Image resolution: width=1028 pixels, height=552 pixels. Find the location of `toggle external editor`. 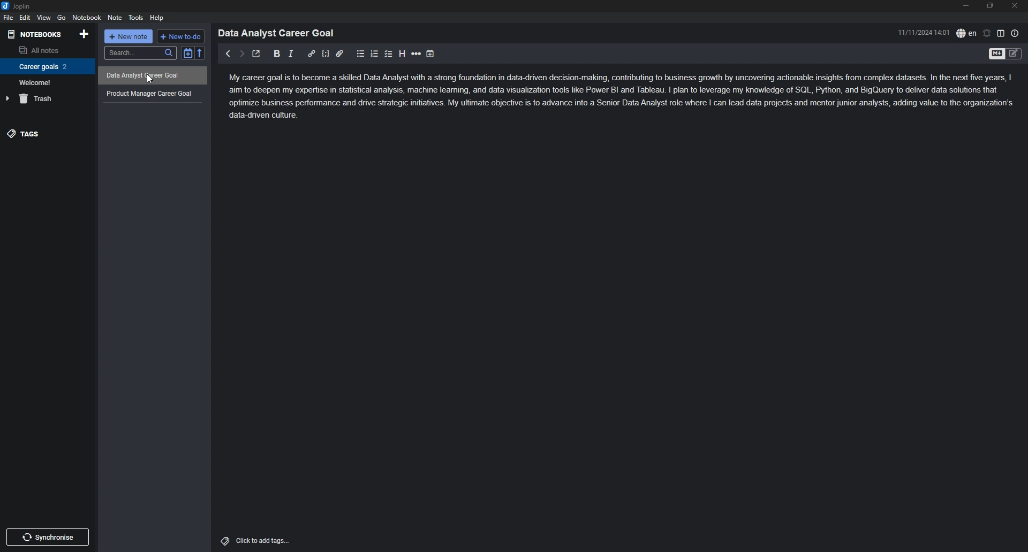

toggle external editor is located at coordinates (257, 53).